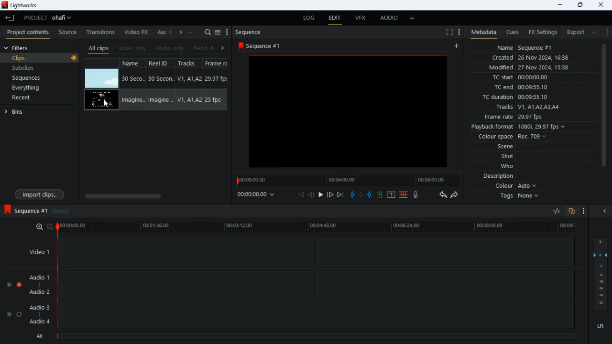  I want to click on scene, so click(500, 147).